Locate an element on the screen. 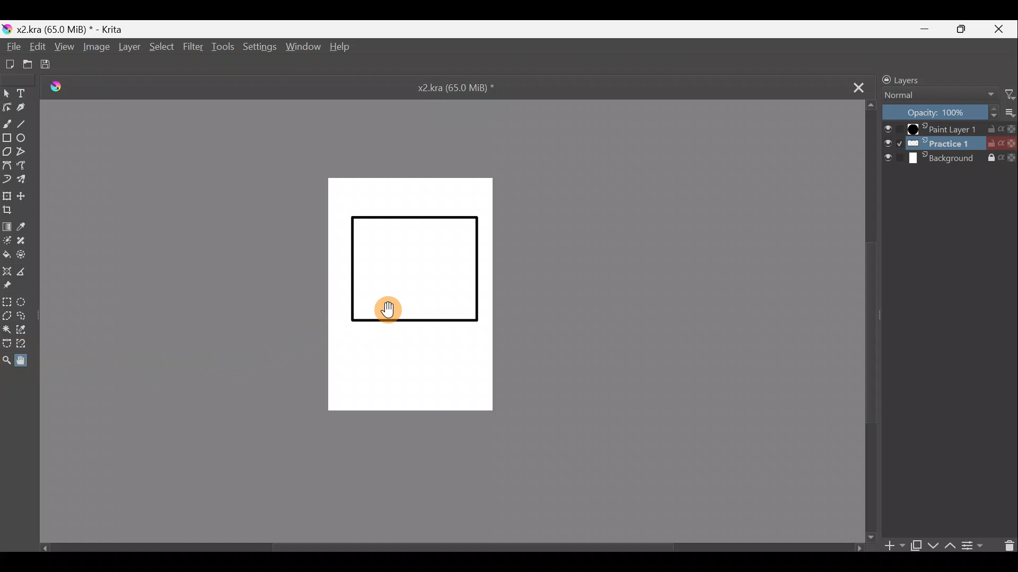 Image resolution: width=1018 pixels, height=572 pixels. Filter is located at coordinates (192, 48).